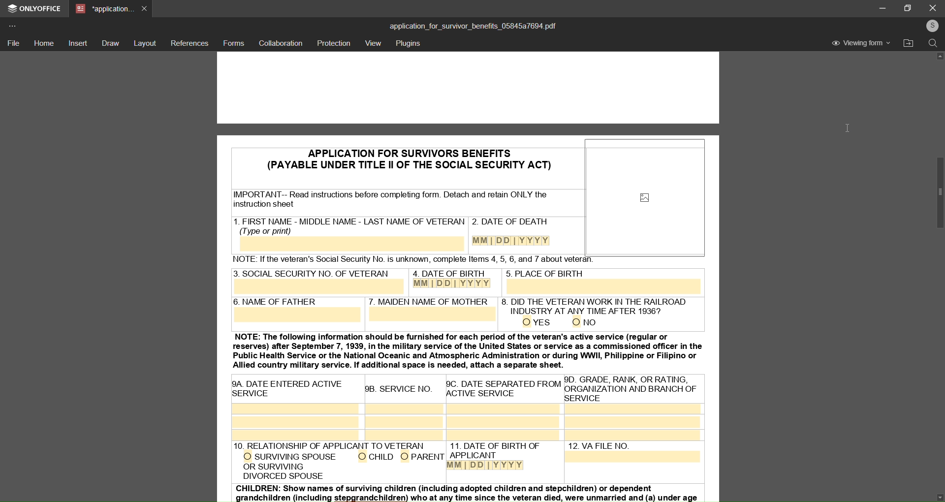 Image resolution: width=945 pixels, height=502 pixels. Describe the element at coordinates (472, 25) in the screenshot. I see `title` at that location.